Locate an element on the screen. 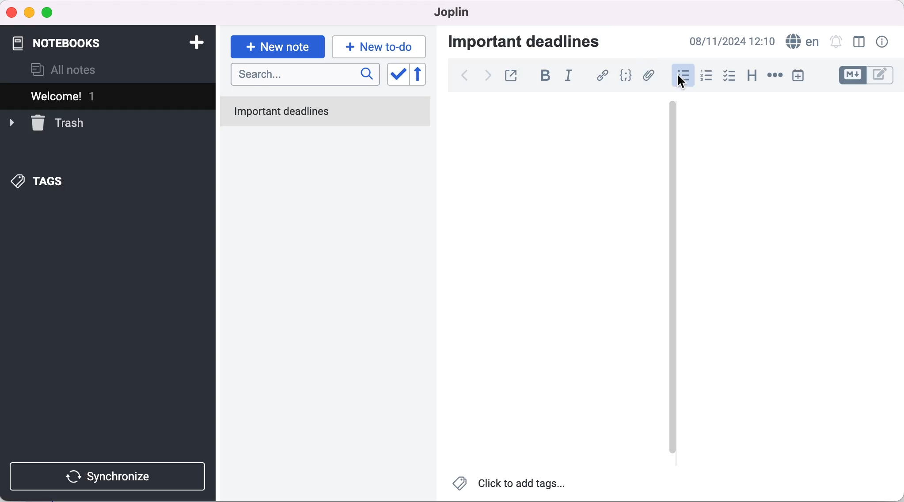  add notebook is located at coordinates (195, 42).